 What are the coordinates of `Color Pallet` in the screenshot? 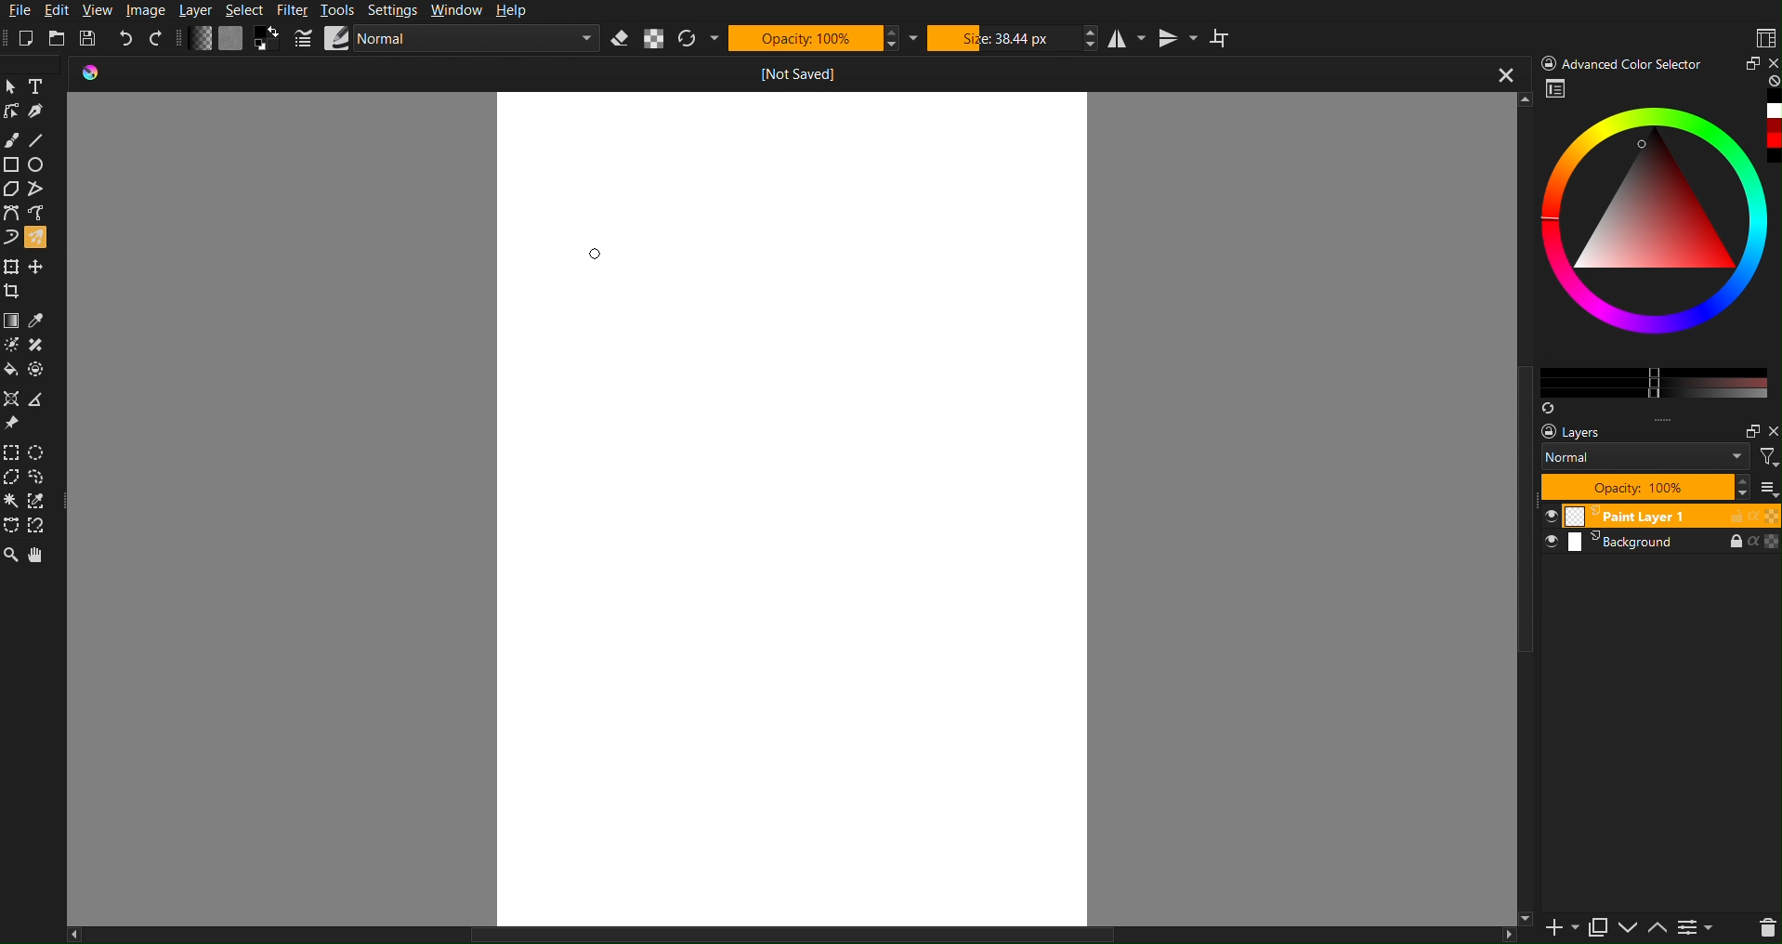 It's located at (42, 374).